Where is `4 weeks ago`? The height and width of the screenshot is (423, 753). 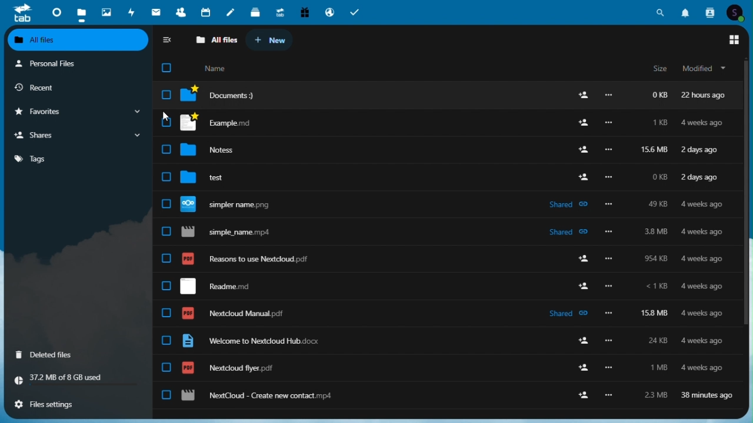 4 weeks ago is located at coordinates (705, 341).